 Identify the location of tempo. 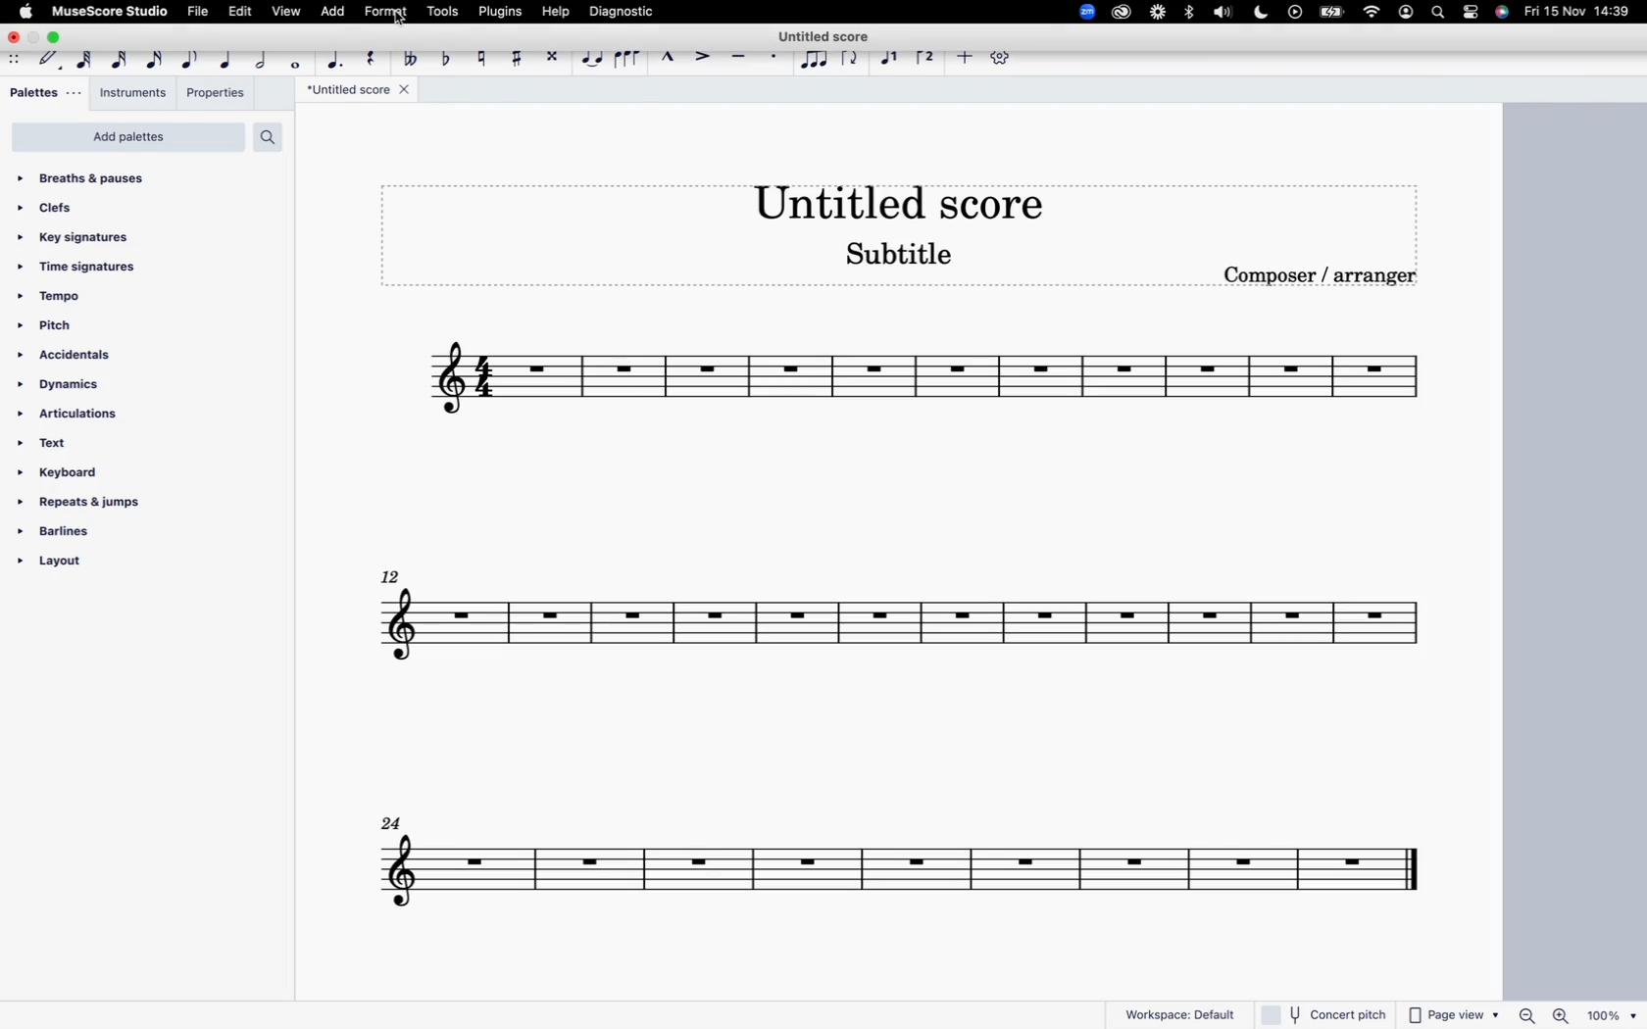
(55, 301).